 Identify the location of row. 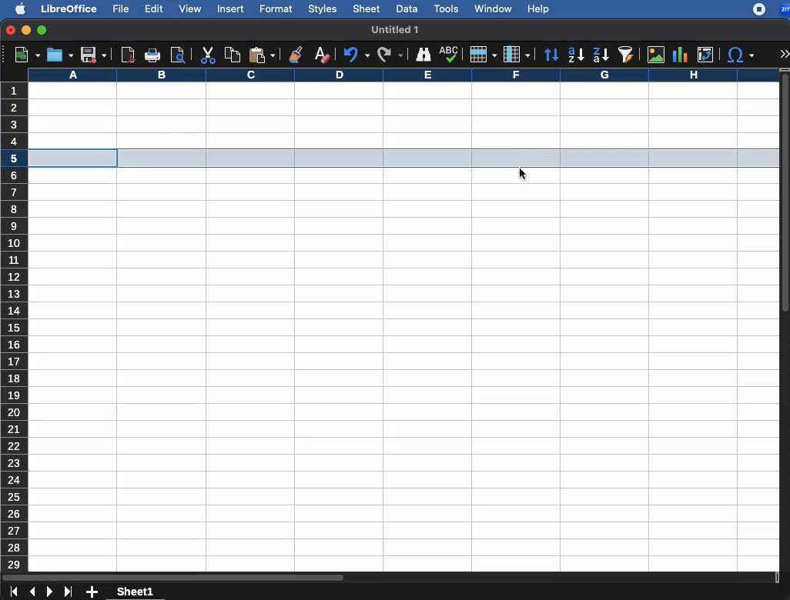
(482, 55).